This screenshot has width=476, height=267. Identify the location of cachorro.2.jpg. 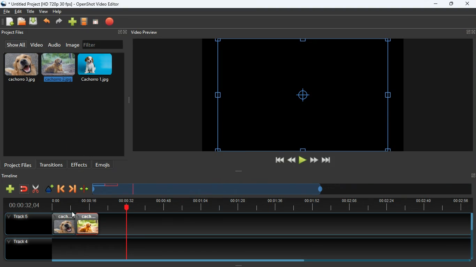
(88, 224).